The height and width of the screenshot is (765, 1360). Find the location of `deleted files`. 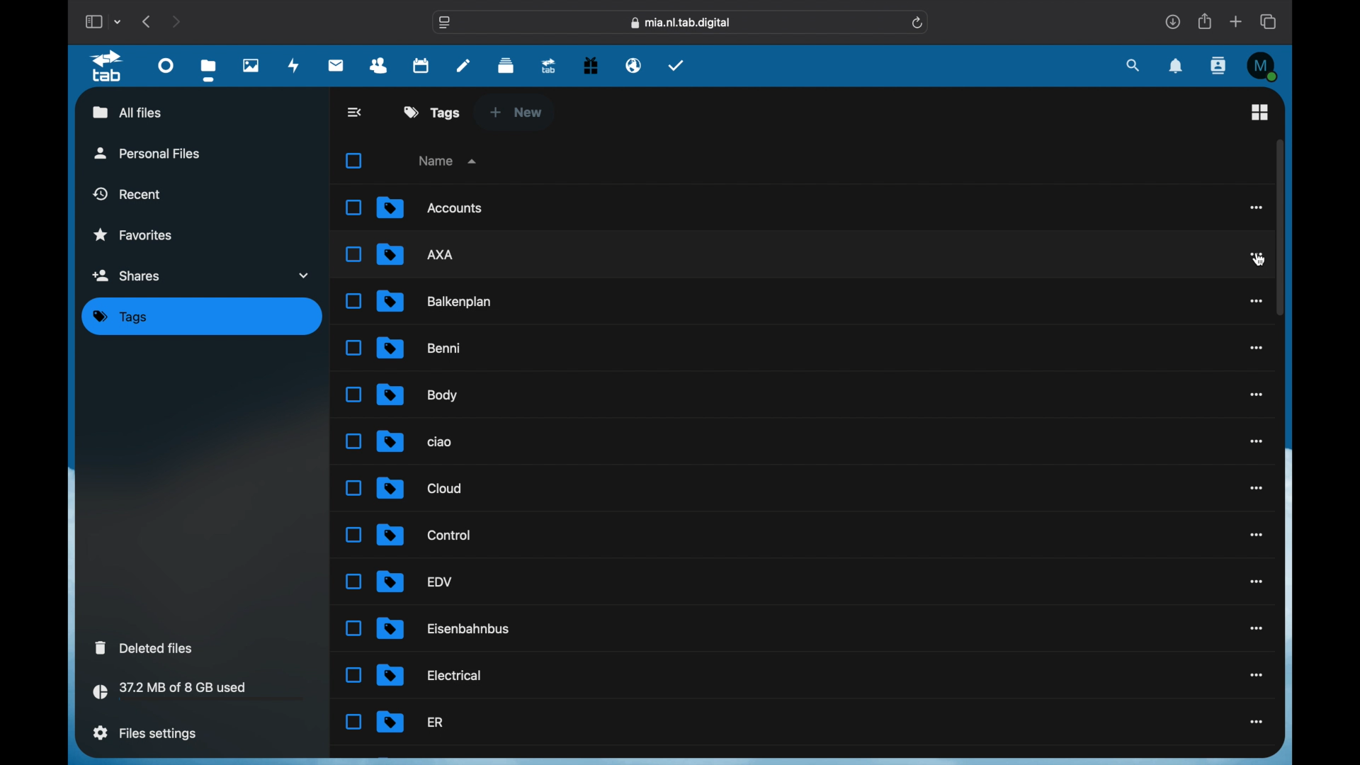

deleted files is located at coordinates (144, 647).